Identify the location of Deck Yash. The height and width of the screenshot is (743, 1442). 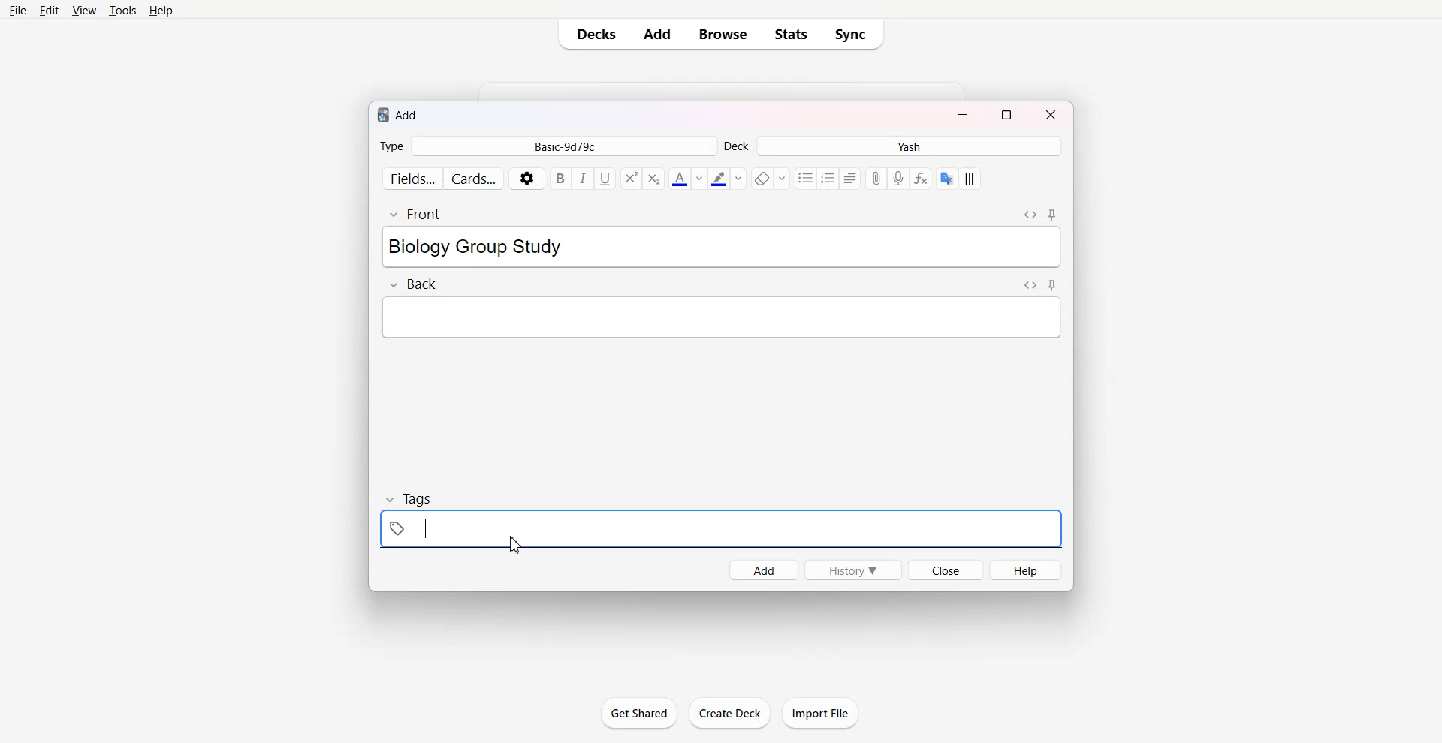
(894, 146).